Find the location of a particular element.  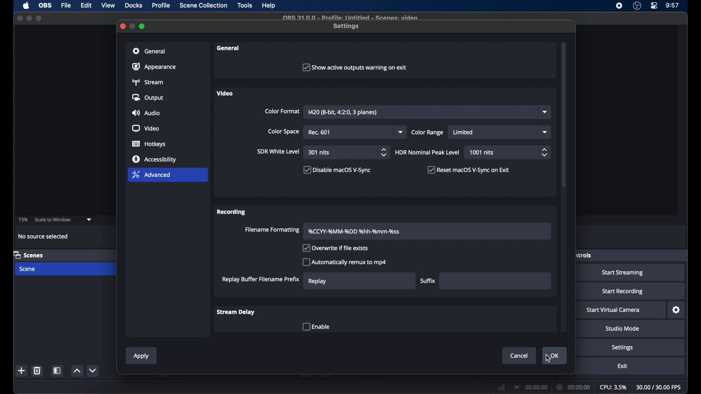

appearance is located at coordinates (154, 66).